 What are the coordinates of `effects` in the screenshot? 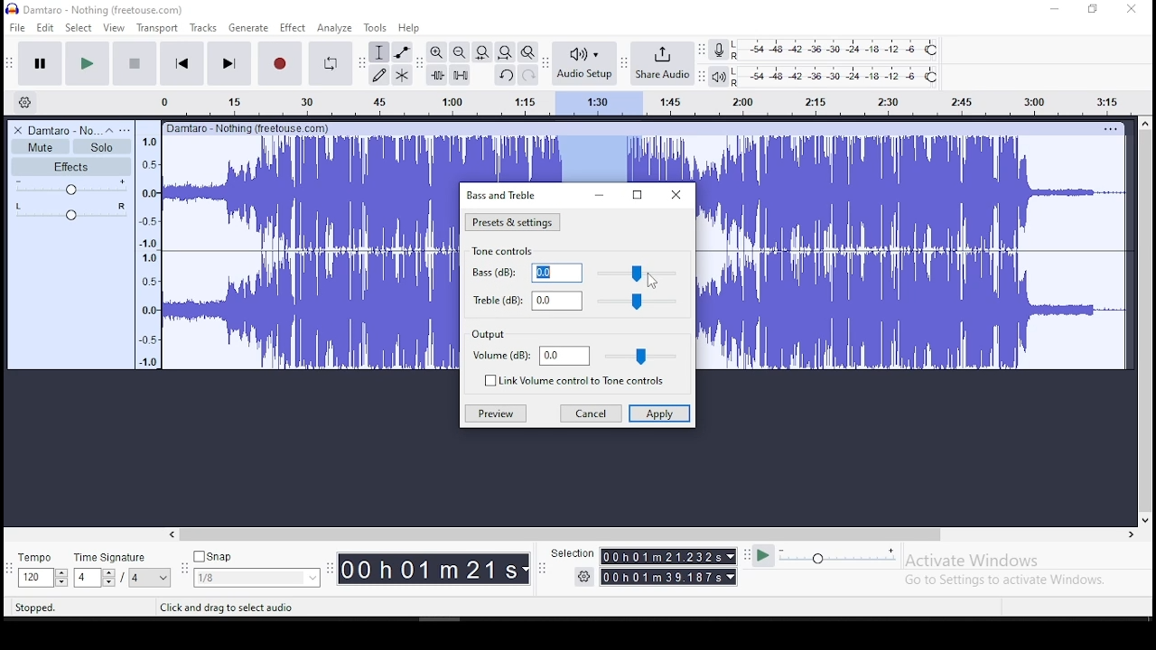 It's located at (71, 166).